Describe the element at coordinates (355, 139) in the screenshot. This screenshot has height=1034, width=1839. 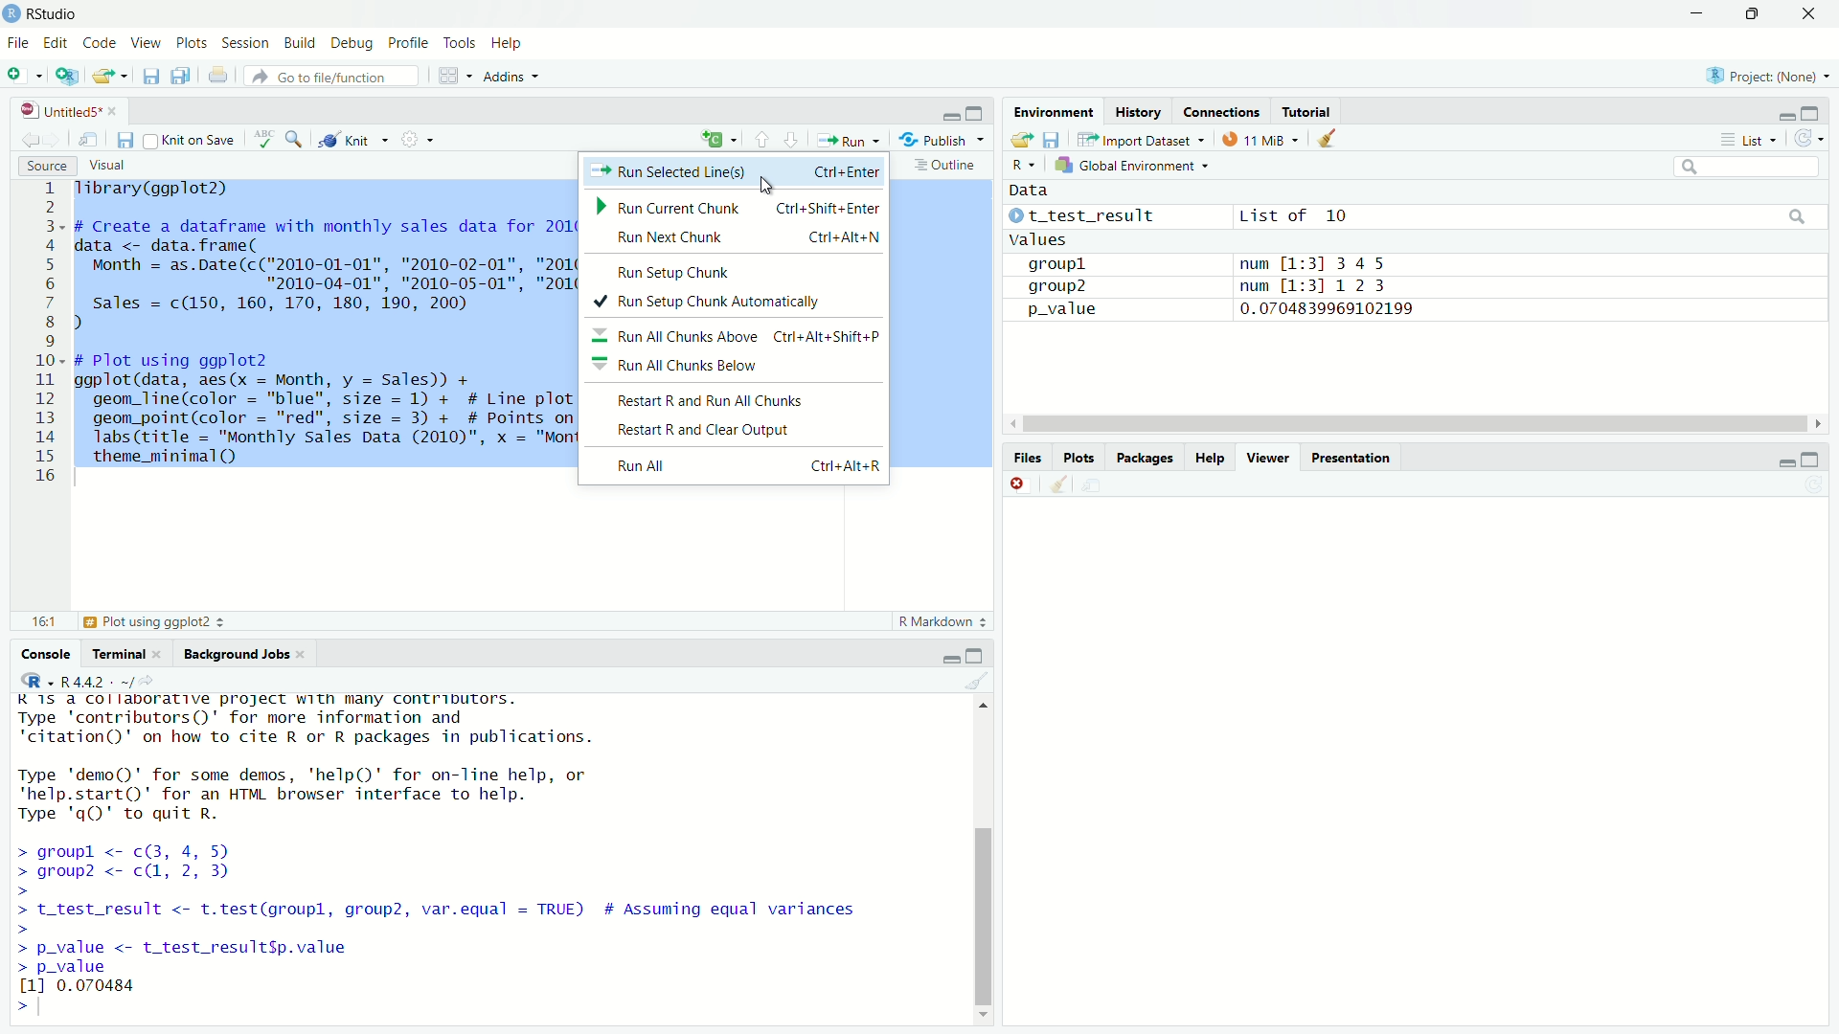
I see ` Knit ` at that location.